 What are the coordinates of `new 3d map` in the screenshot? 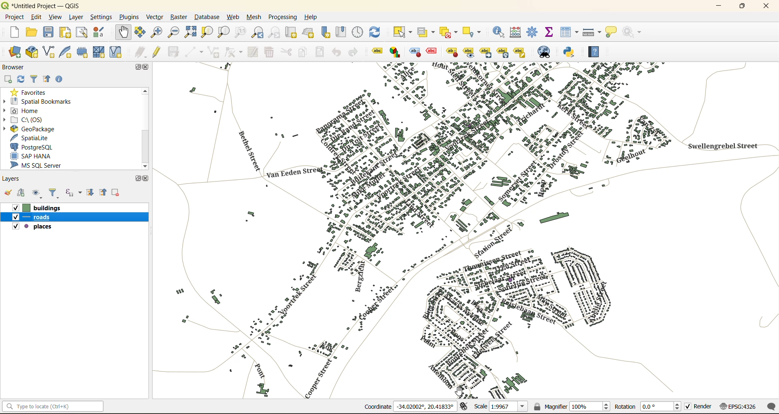 It's located at (307, 32).